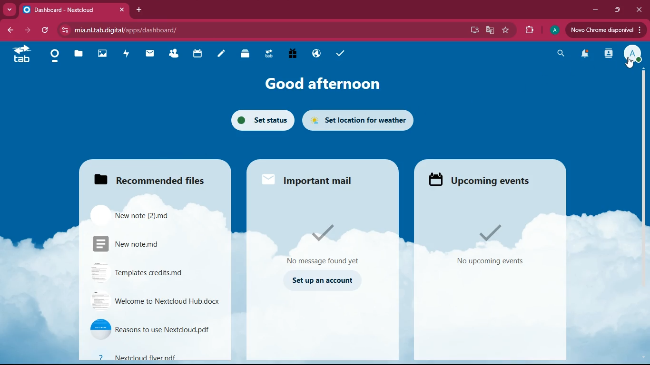  Describe the element at coordinates (224, 55) in the screenshot. I see `notes` at that location.